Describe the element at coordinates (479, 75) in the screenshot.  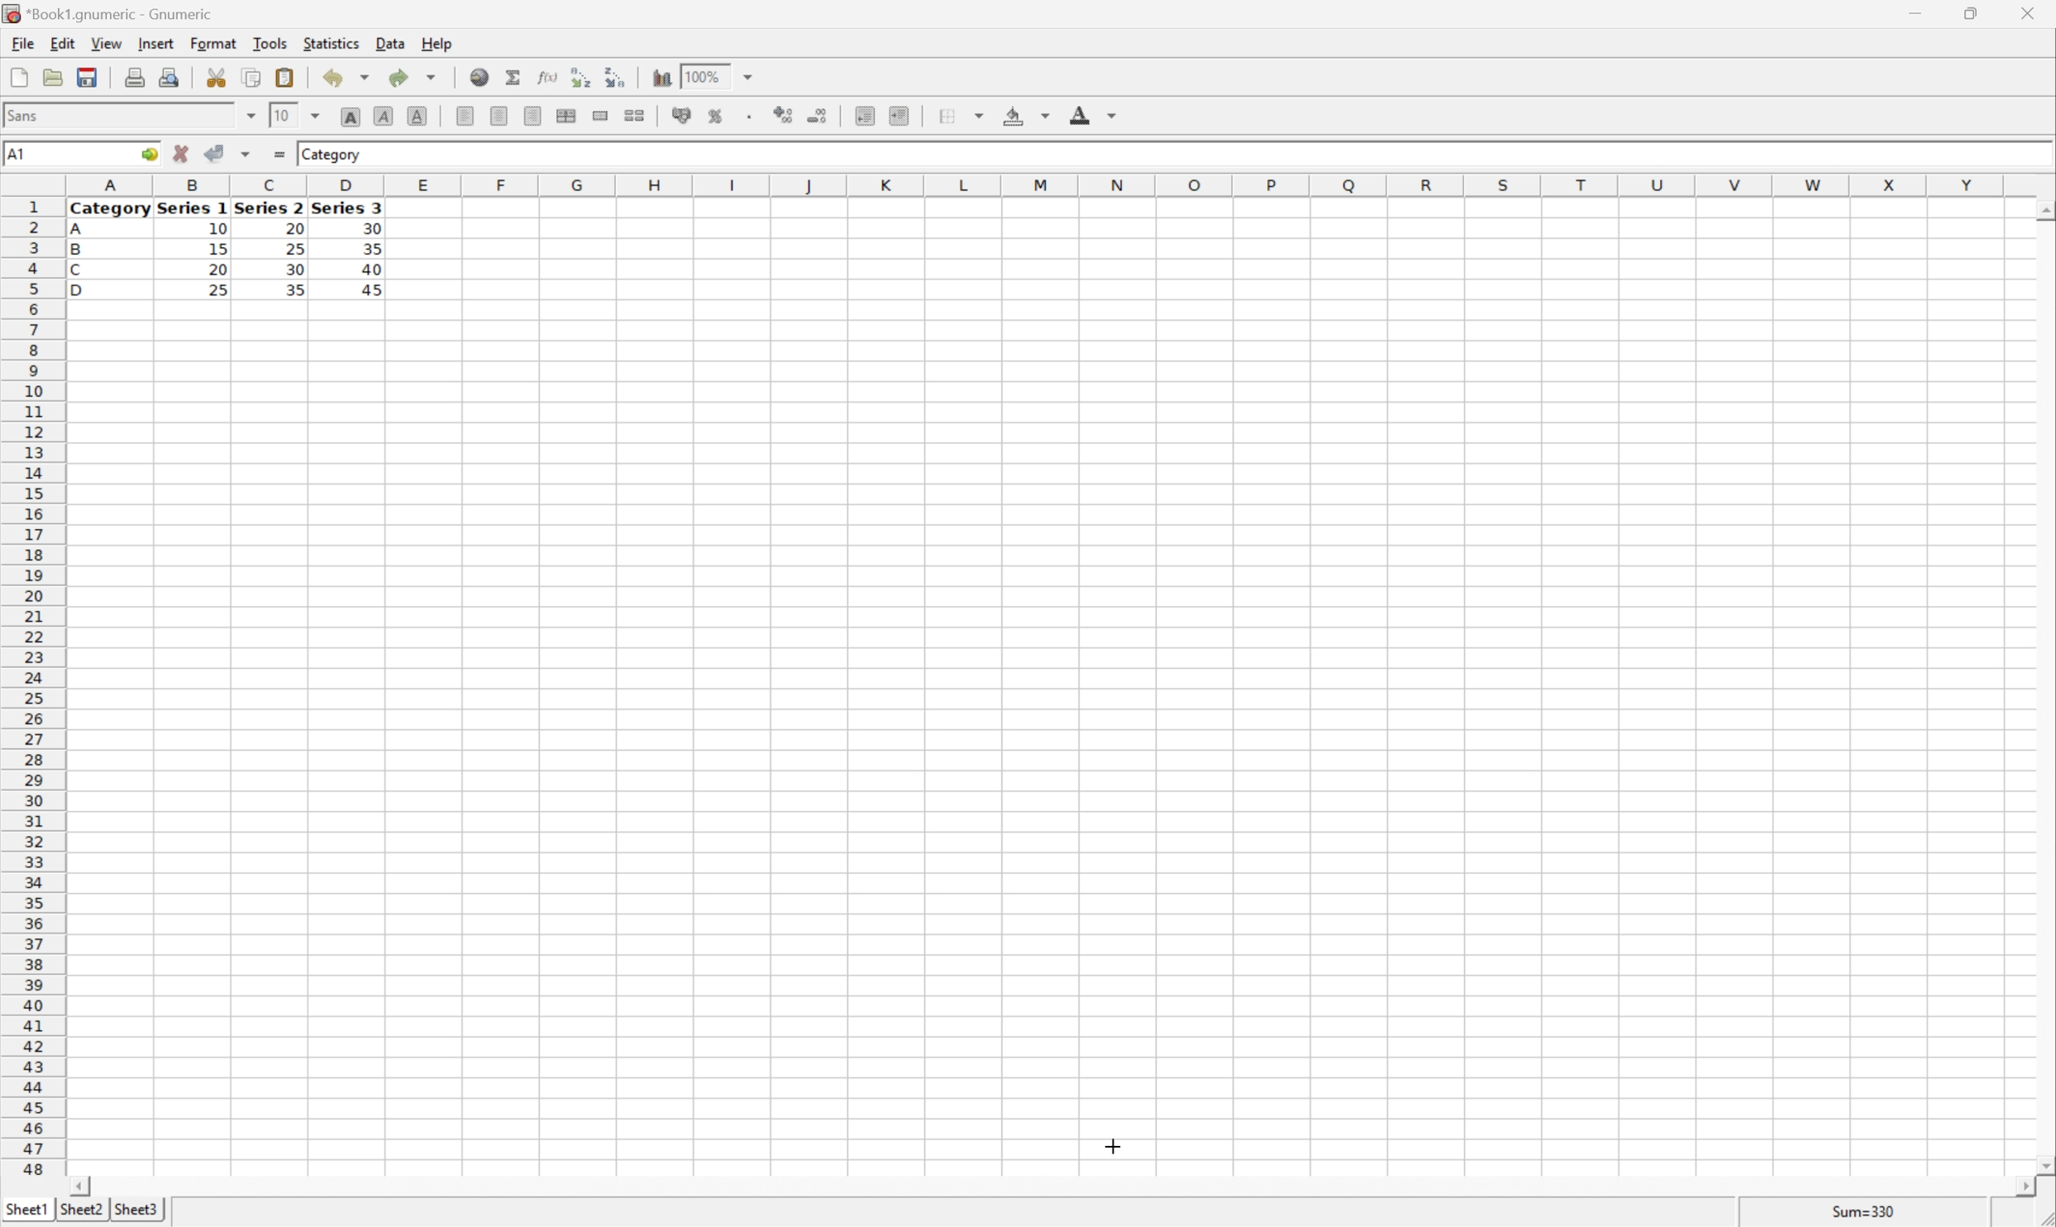
I see `Insert a hyperlink` at that location.